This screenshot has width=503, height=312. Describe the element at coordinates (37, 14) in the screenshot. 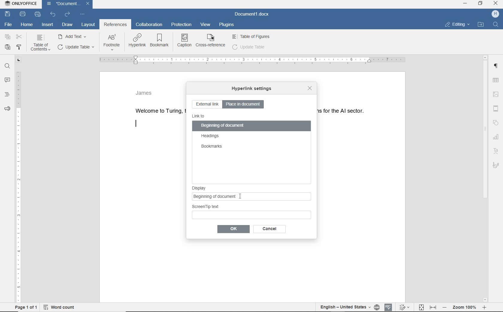

I see `quick print` at that location.